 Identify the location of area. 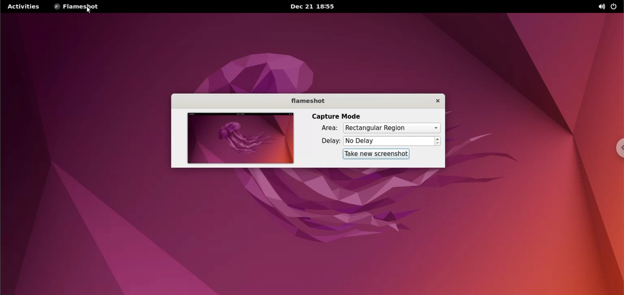
(325, 128).